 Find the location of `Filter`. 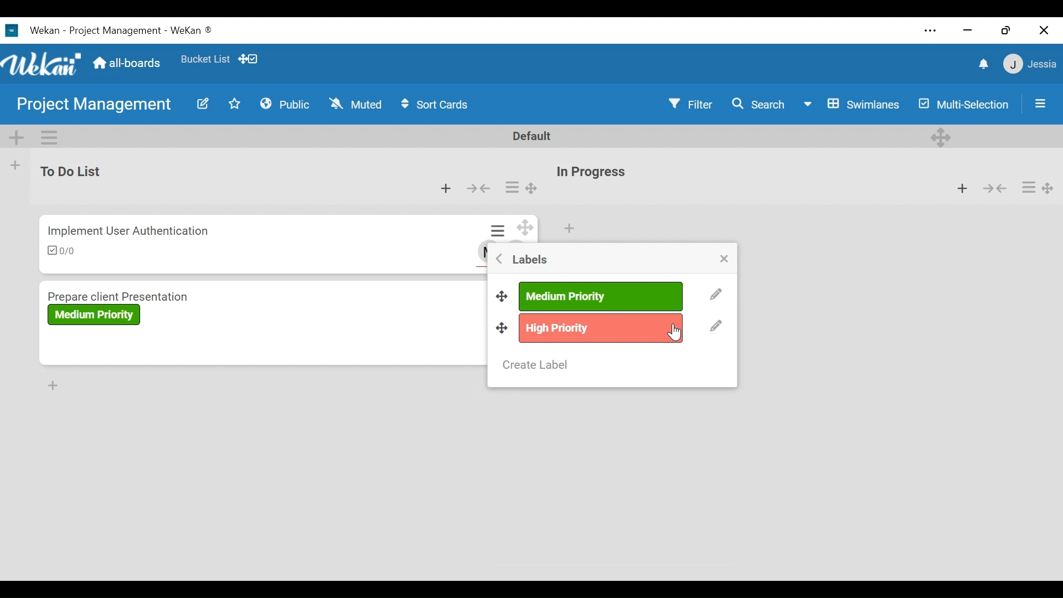

Filter is located at coordinates (692, 104).